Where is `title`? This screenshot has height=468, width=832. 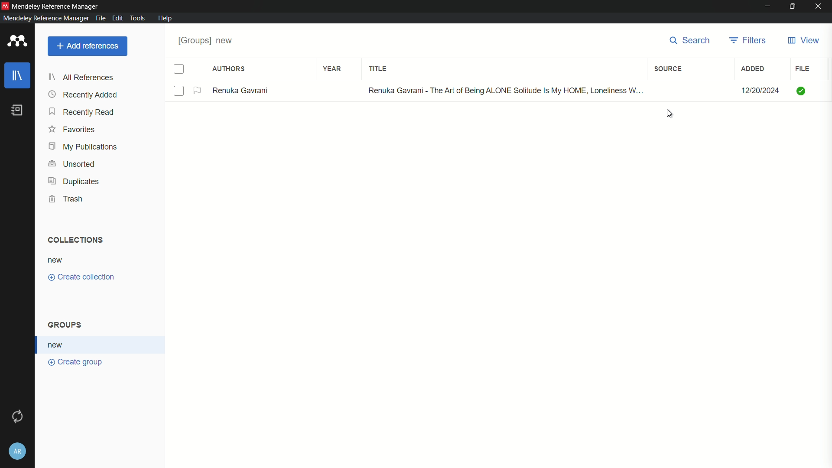 title is located at coordinates (379, 69).